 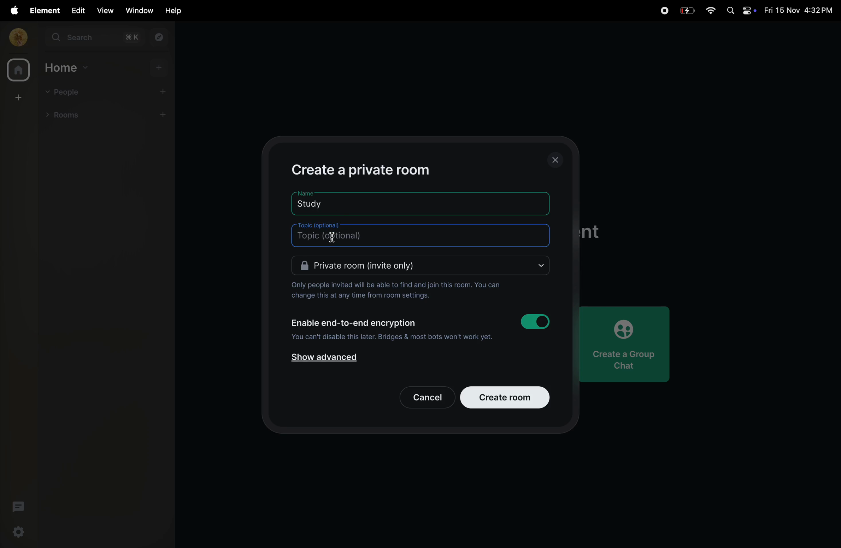 What do you see at coordinates (688, 10) in the screenshot?
I see `battery` at bounding box center [688, 10].